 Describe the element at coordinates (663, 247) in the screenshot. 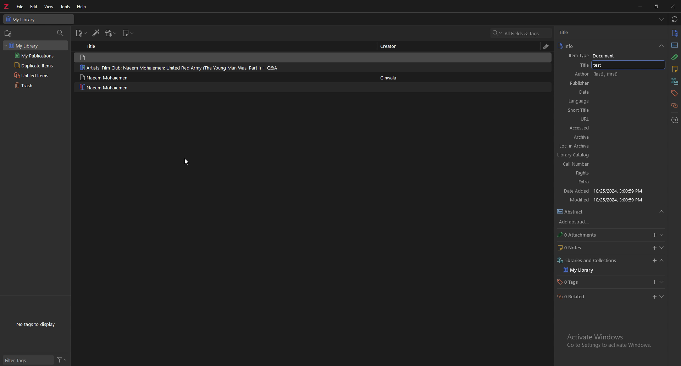

I see `expand section` at that location.